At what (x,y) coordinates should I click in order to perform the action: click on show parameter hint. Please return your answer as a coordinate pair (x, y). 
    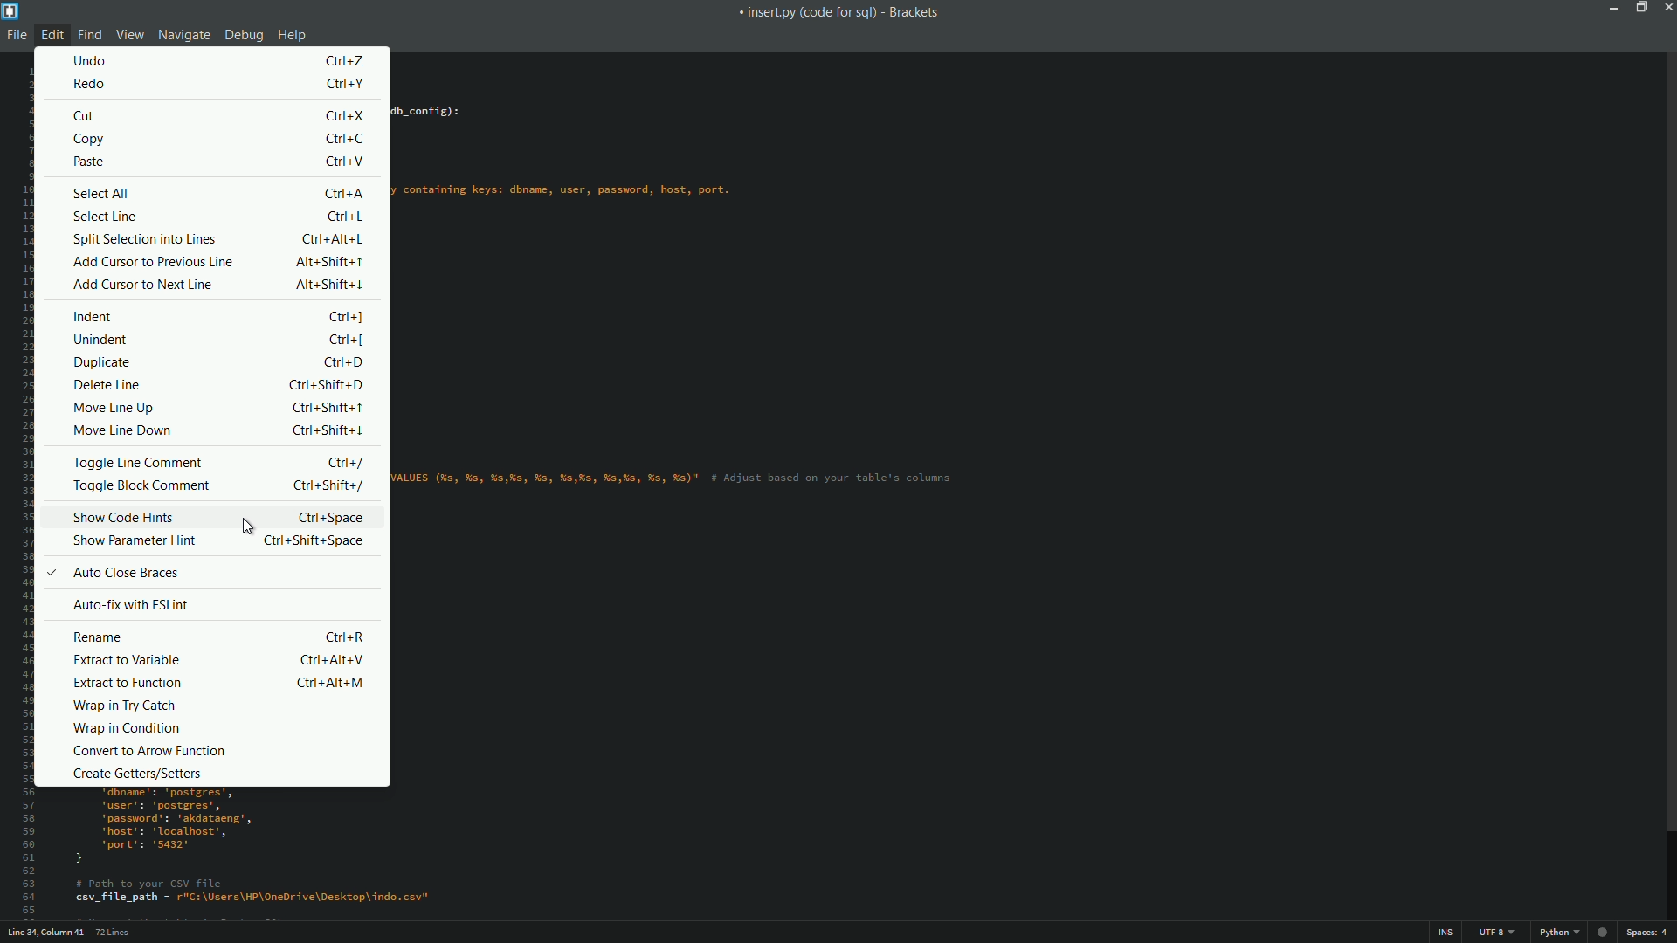
    Looking at the image, I should click on (133, 540).